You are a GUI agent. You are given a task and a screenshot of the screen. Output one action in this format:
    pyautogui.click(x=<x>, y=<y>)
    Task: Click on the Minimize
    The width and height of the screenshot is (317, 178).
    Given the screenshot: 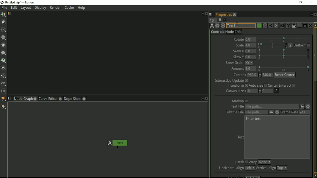 What is the action you would take?
    pyautogui.click(x=299, y=26)
    